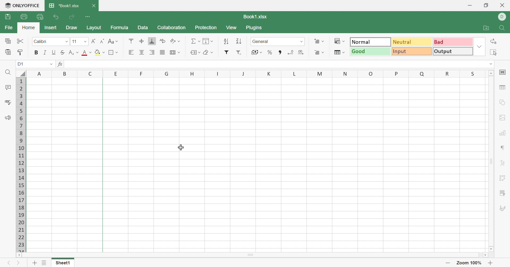 This screenshot has height=267, width=510. Describe the element at coordinates (95, 28) in the screenshot. I see `Layout` at that location.